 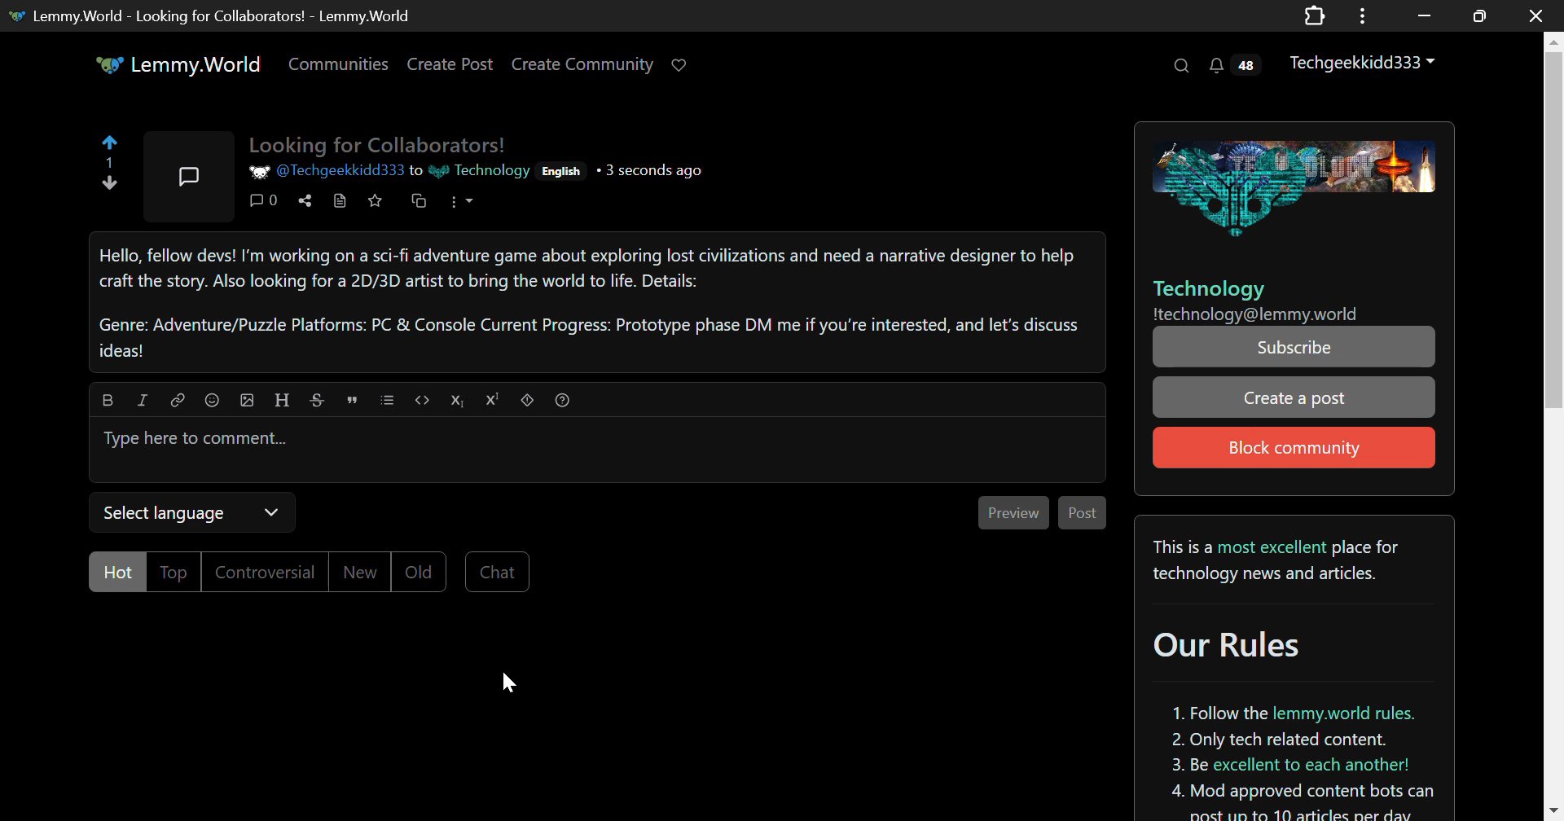 What do you see at coordinates (387, 399) in the screenshot?
I see `list` at bounding box center [387, 399].